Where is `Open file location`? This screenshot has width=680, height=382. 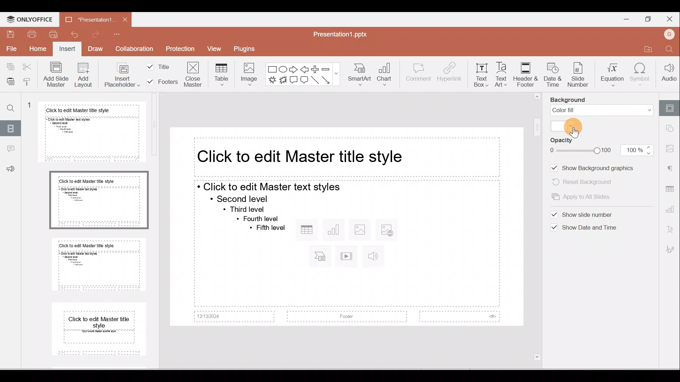
Open file location is located at coordinates (648, 50).